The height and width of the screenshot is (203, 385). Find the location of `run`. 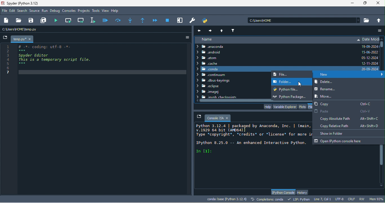

run is located at coordinates (45, 11).